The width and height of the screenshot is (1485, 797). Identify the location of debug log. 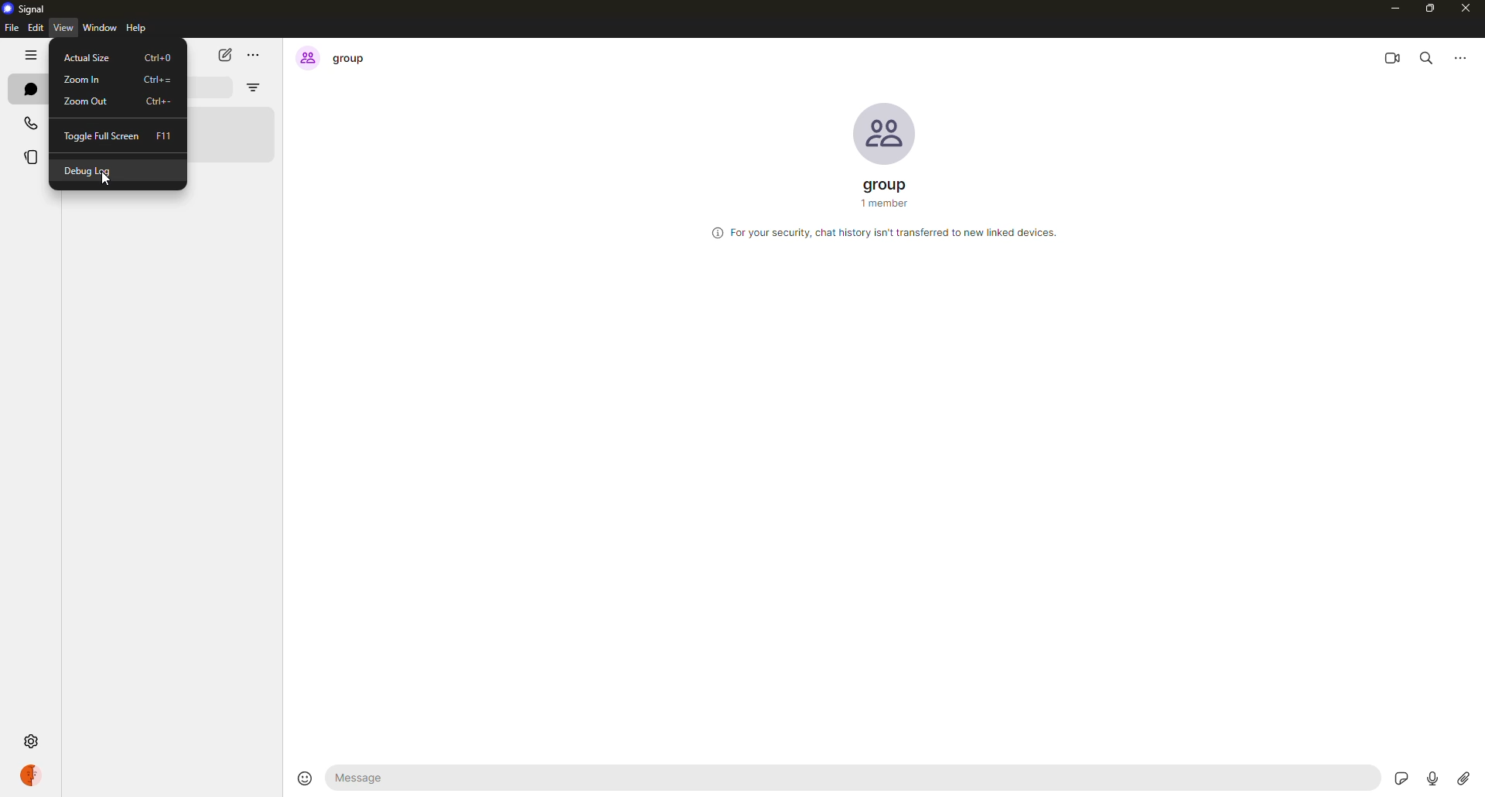
(90, 173).